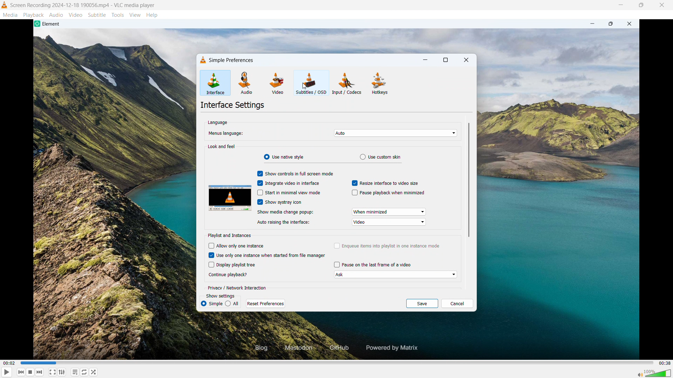 This screenshot has width=673, height=378. Describe the element at coordinates (266, 303) in the screenshot. I see `Reset preferences ` at that location.